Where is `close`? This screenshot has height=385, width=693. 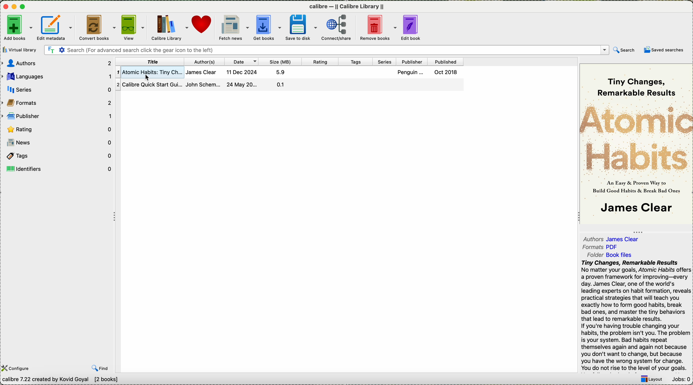
close is located at coordinates (6, 7).